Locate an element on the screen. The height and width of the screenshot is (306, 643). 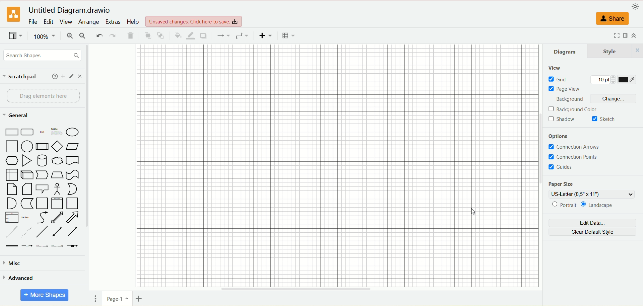
general is located at coordinates (19, 116).